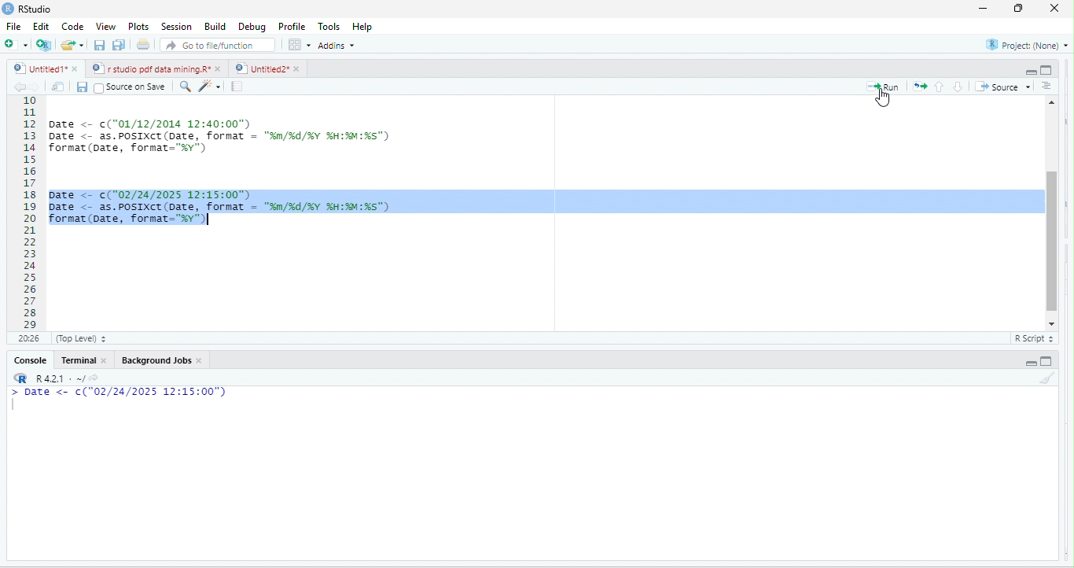 This screenshot has height=568, width=1074. I want to click on close, so click(1050, 8).